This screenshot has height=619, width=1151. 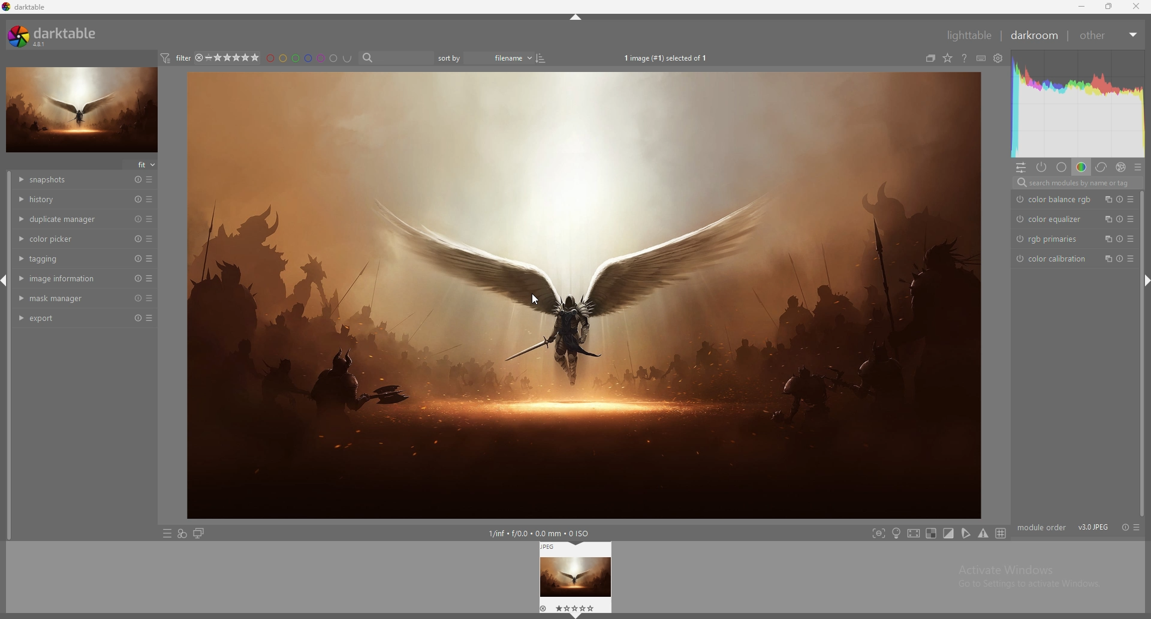 I want to click on reset, so click(x=138, y=259).